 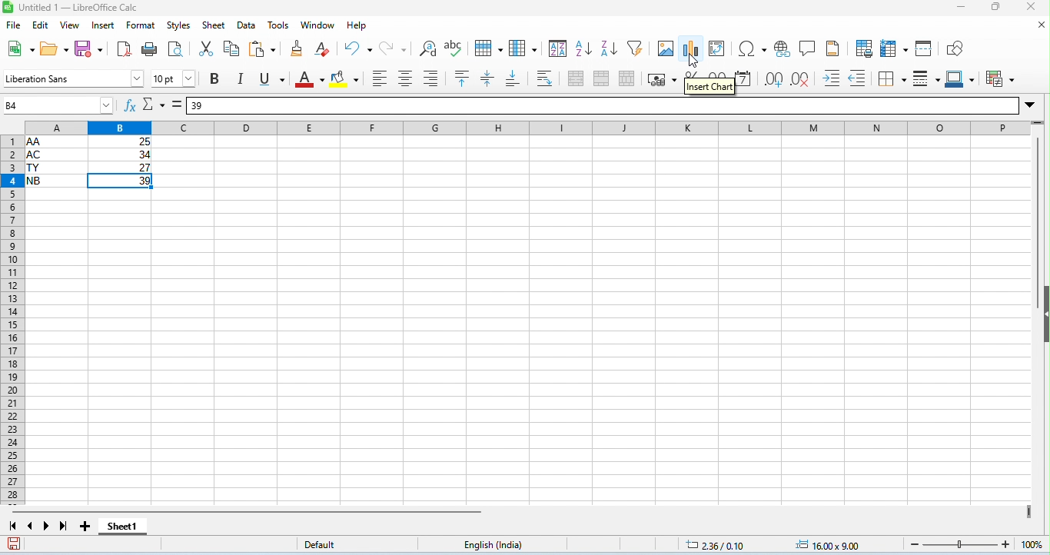 I want to click on untitled 1- libreoffice calc, so click(x=71, y=8).